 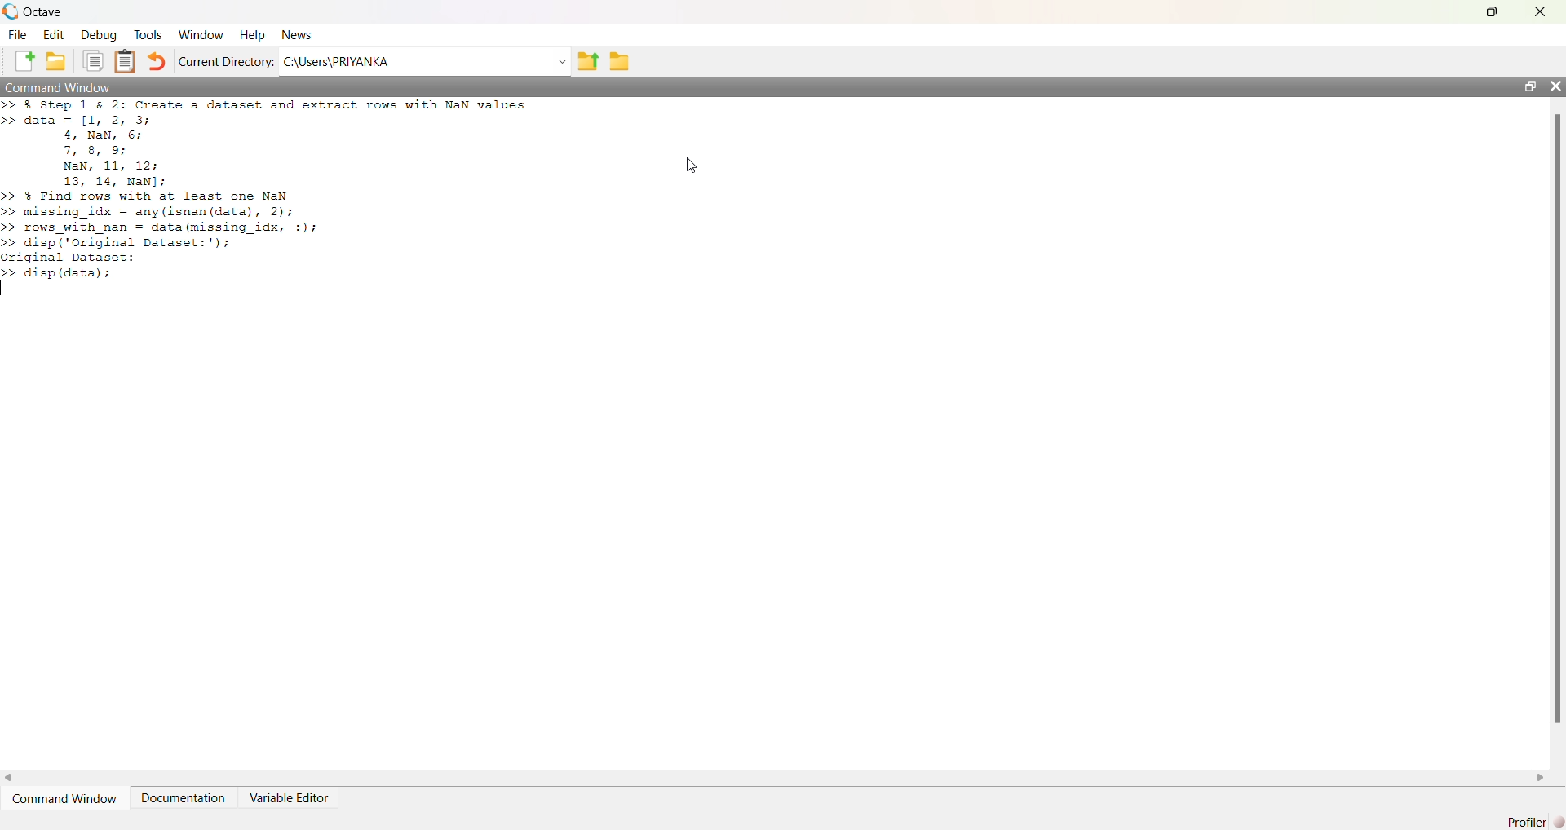 What do you see at coordinates (93, 61) in the screenshot?
I see `Duplicate` at bounding box center [93, 61].